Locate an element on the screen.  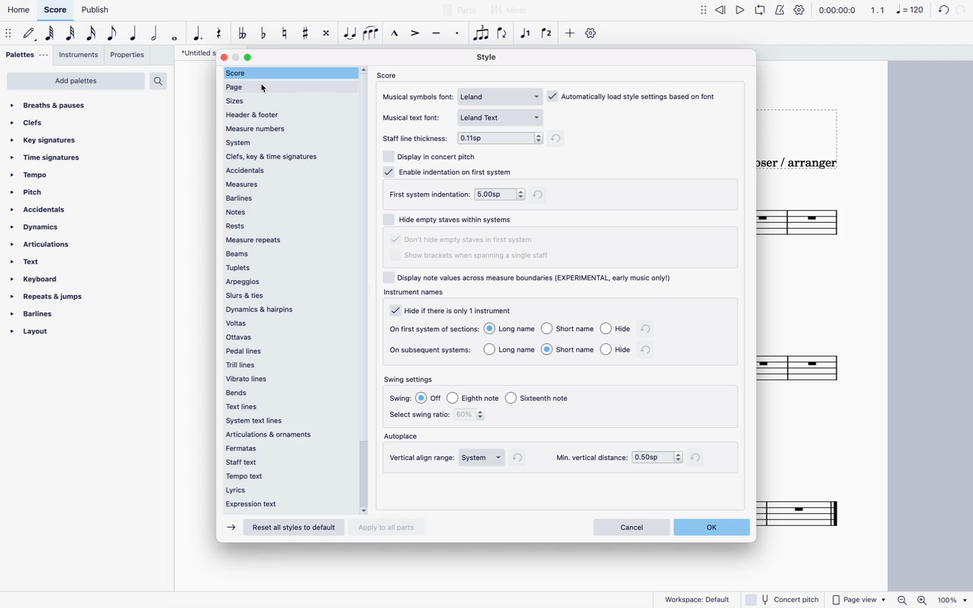
lyrics is located at coordinates (277, 489).